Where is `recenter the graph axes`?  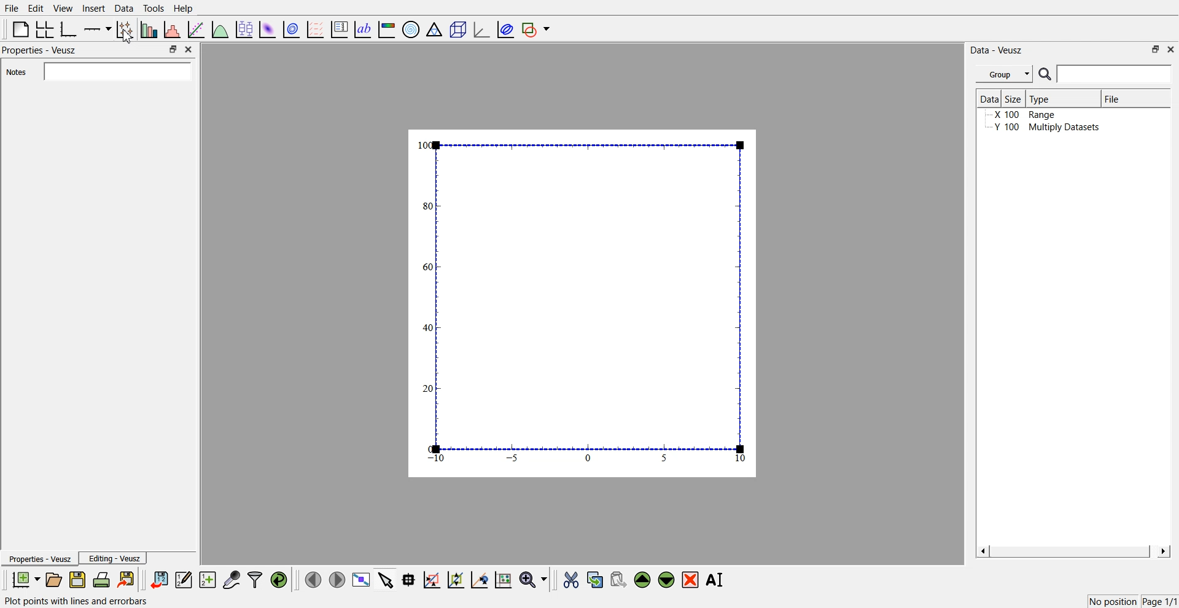 recenter the graph axes is located at coordinates (479, 579).